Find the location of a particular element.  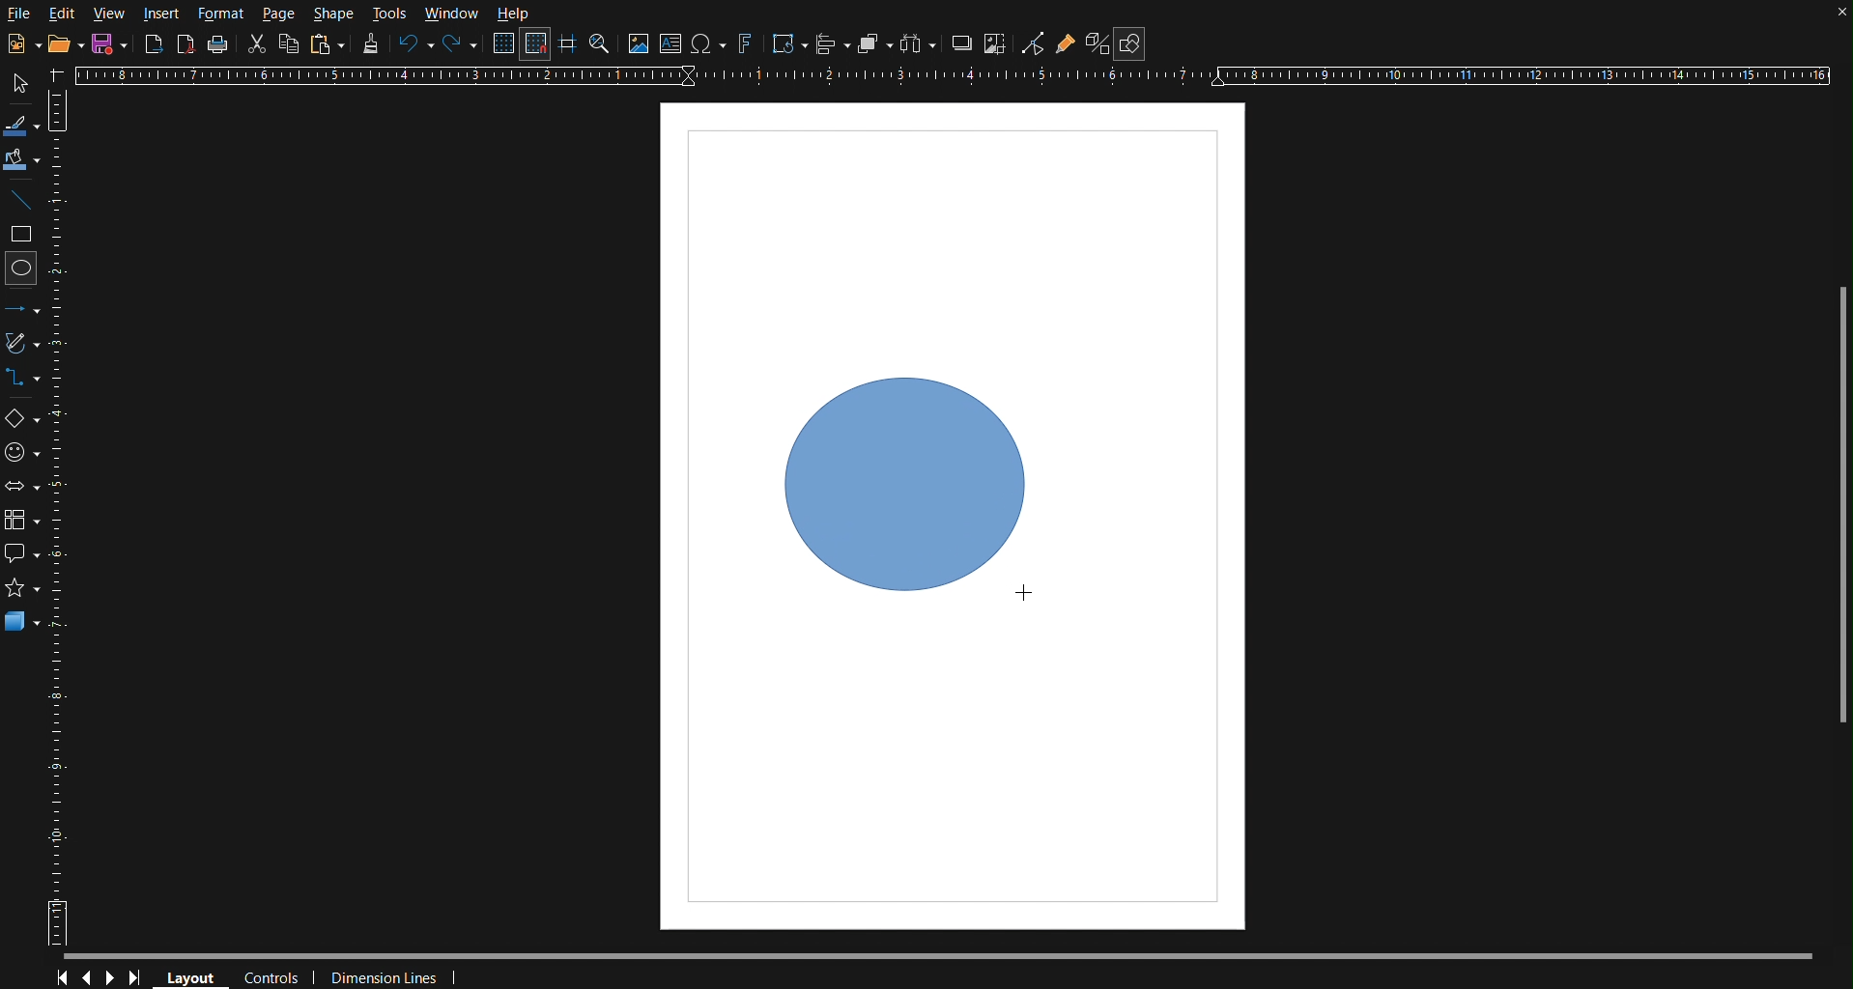

Controls is located at coordinates (273, 975).